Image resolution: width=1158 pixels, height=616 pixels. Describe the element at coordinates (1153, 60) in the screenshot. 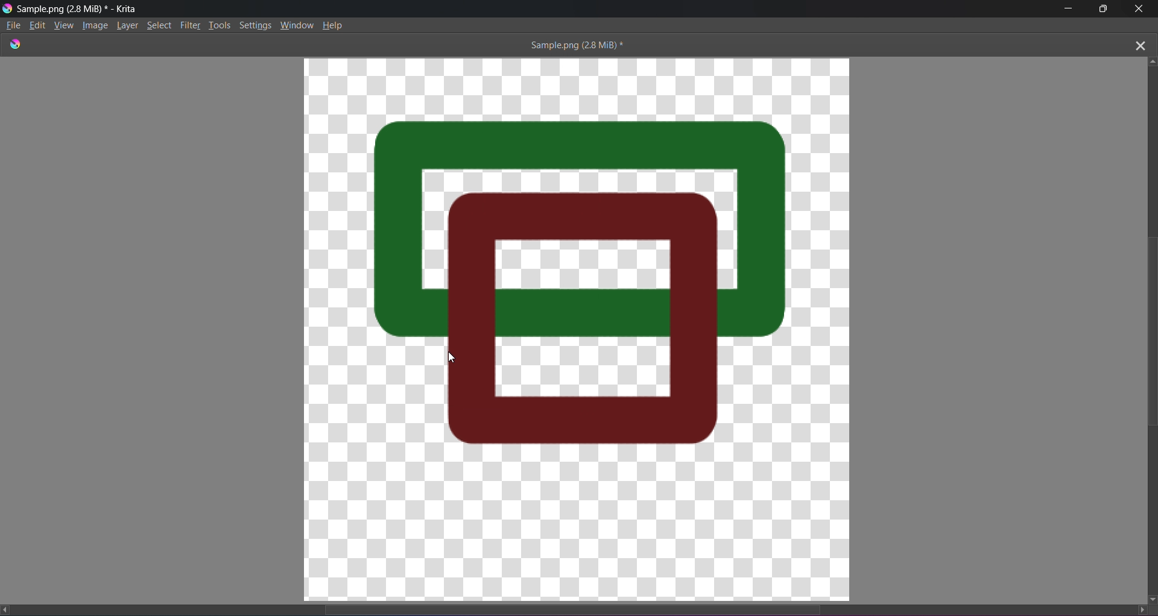

I see `Scroll up` at that location.